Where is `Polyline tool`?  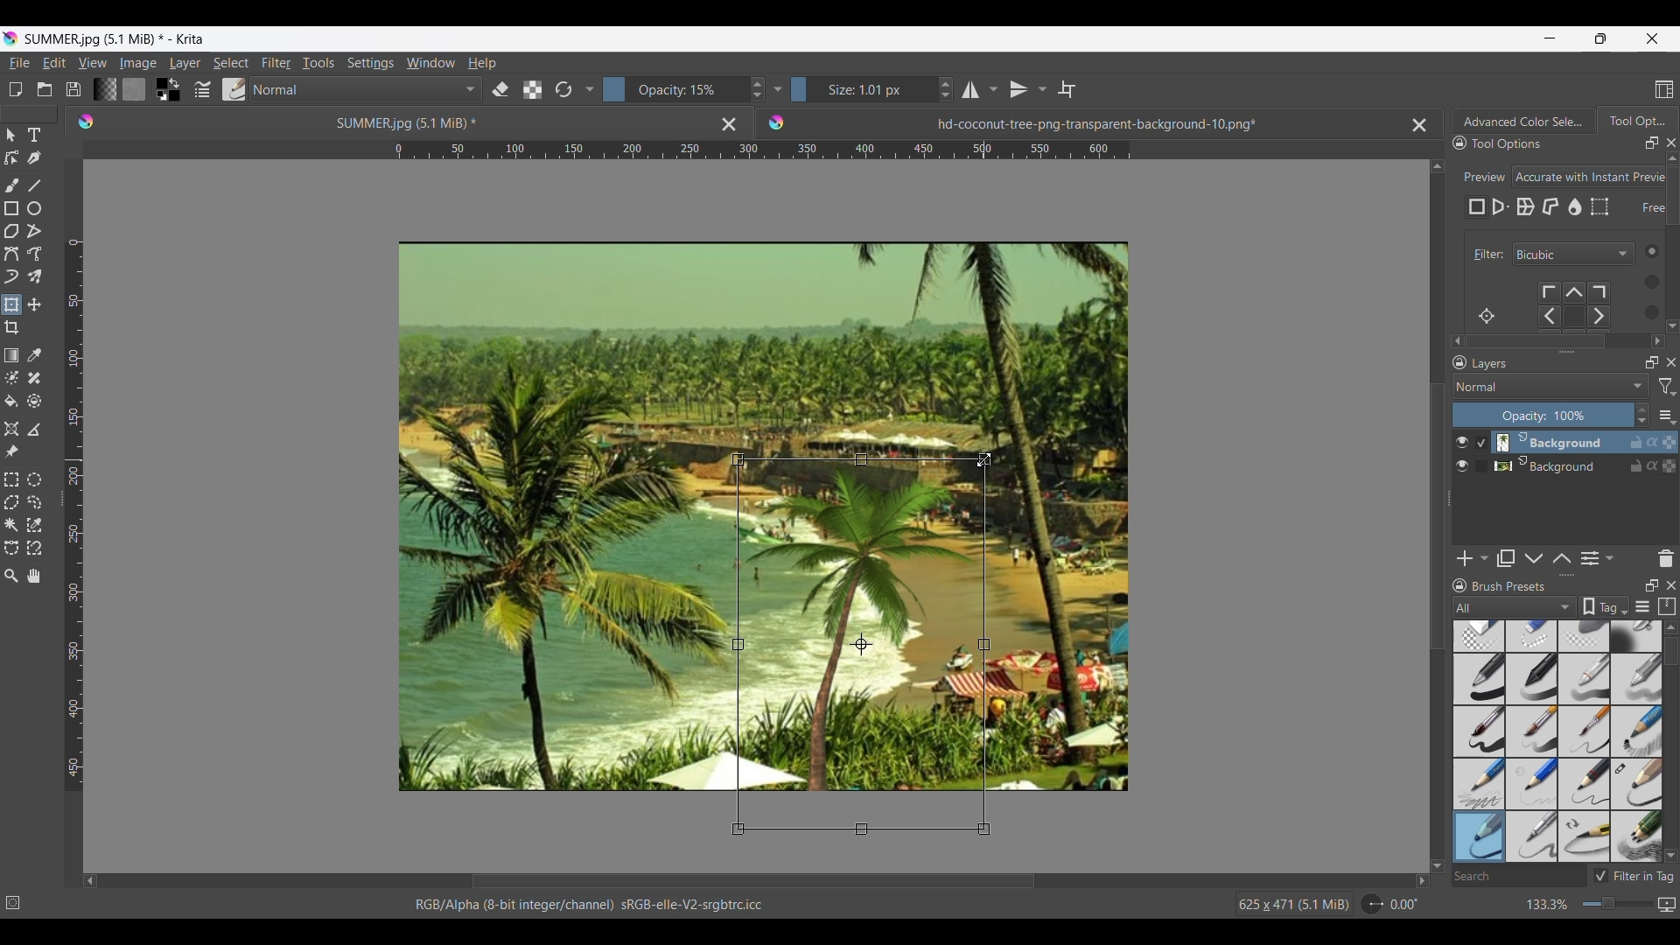
Polyline tool is located at coordinates (34, 230).